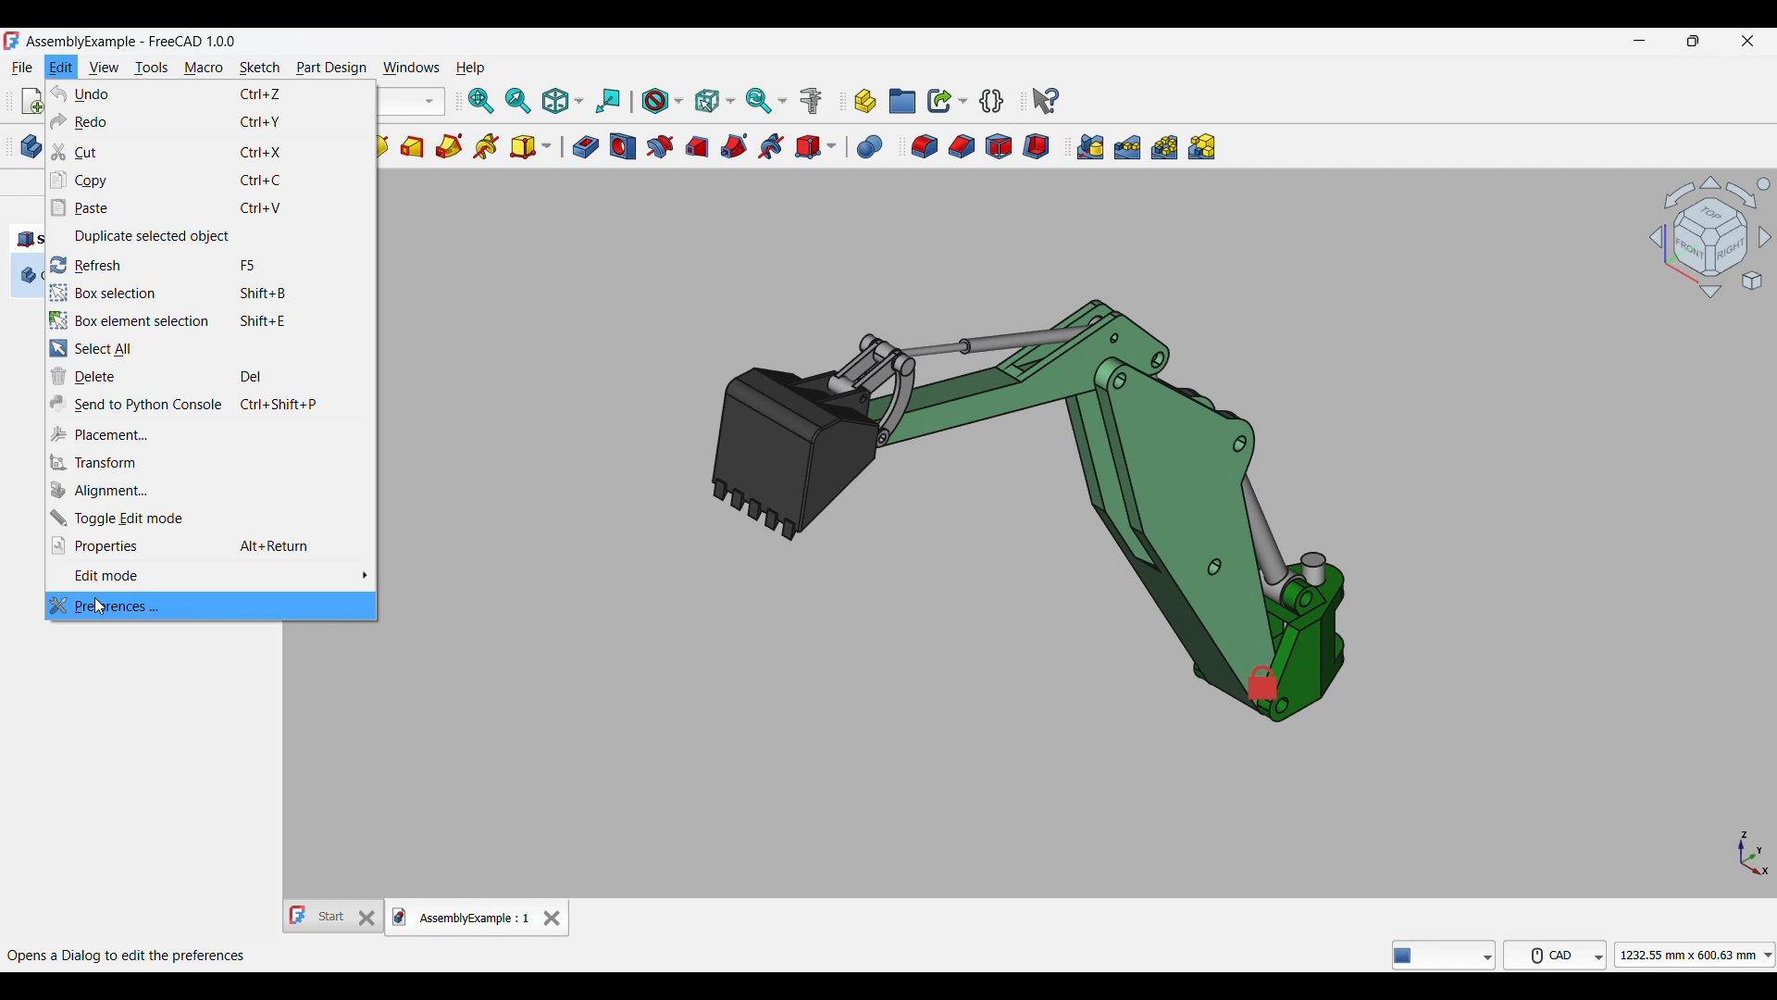 This screenshot has height=1000, width=1777. Describe the element at coordinates (770, 147) in the screenshot. I see `Subtractive helix` at that location.